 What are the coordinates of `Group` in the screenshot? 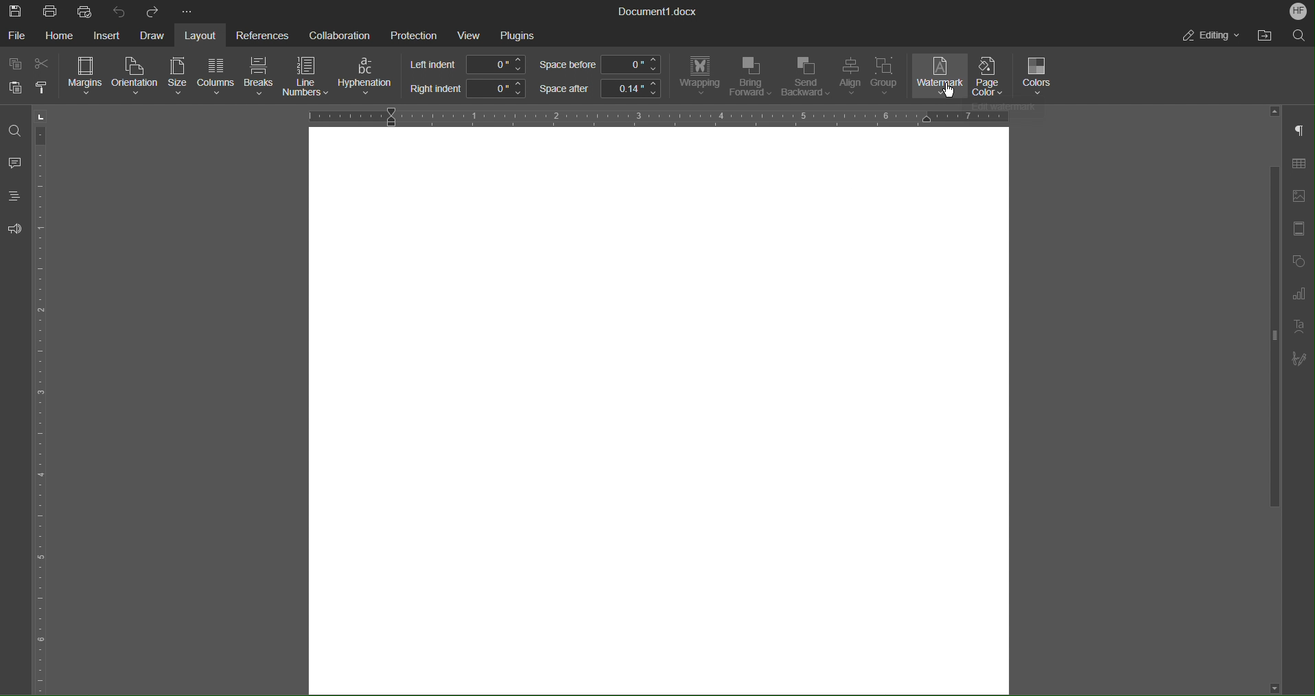 It's located at (889, 78).